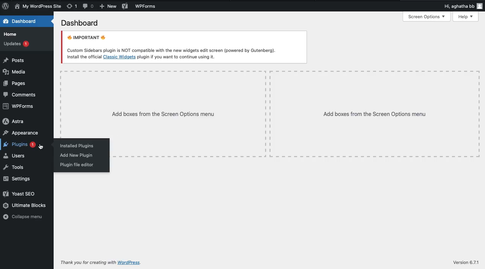  What do you see at coordinates (146, 7) in the screenshot?
I see `WPForms` at bounding box center [146, 7].